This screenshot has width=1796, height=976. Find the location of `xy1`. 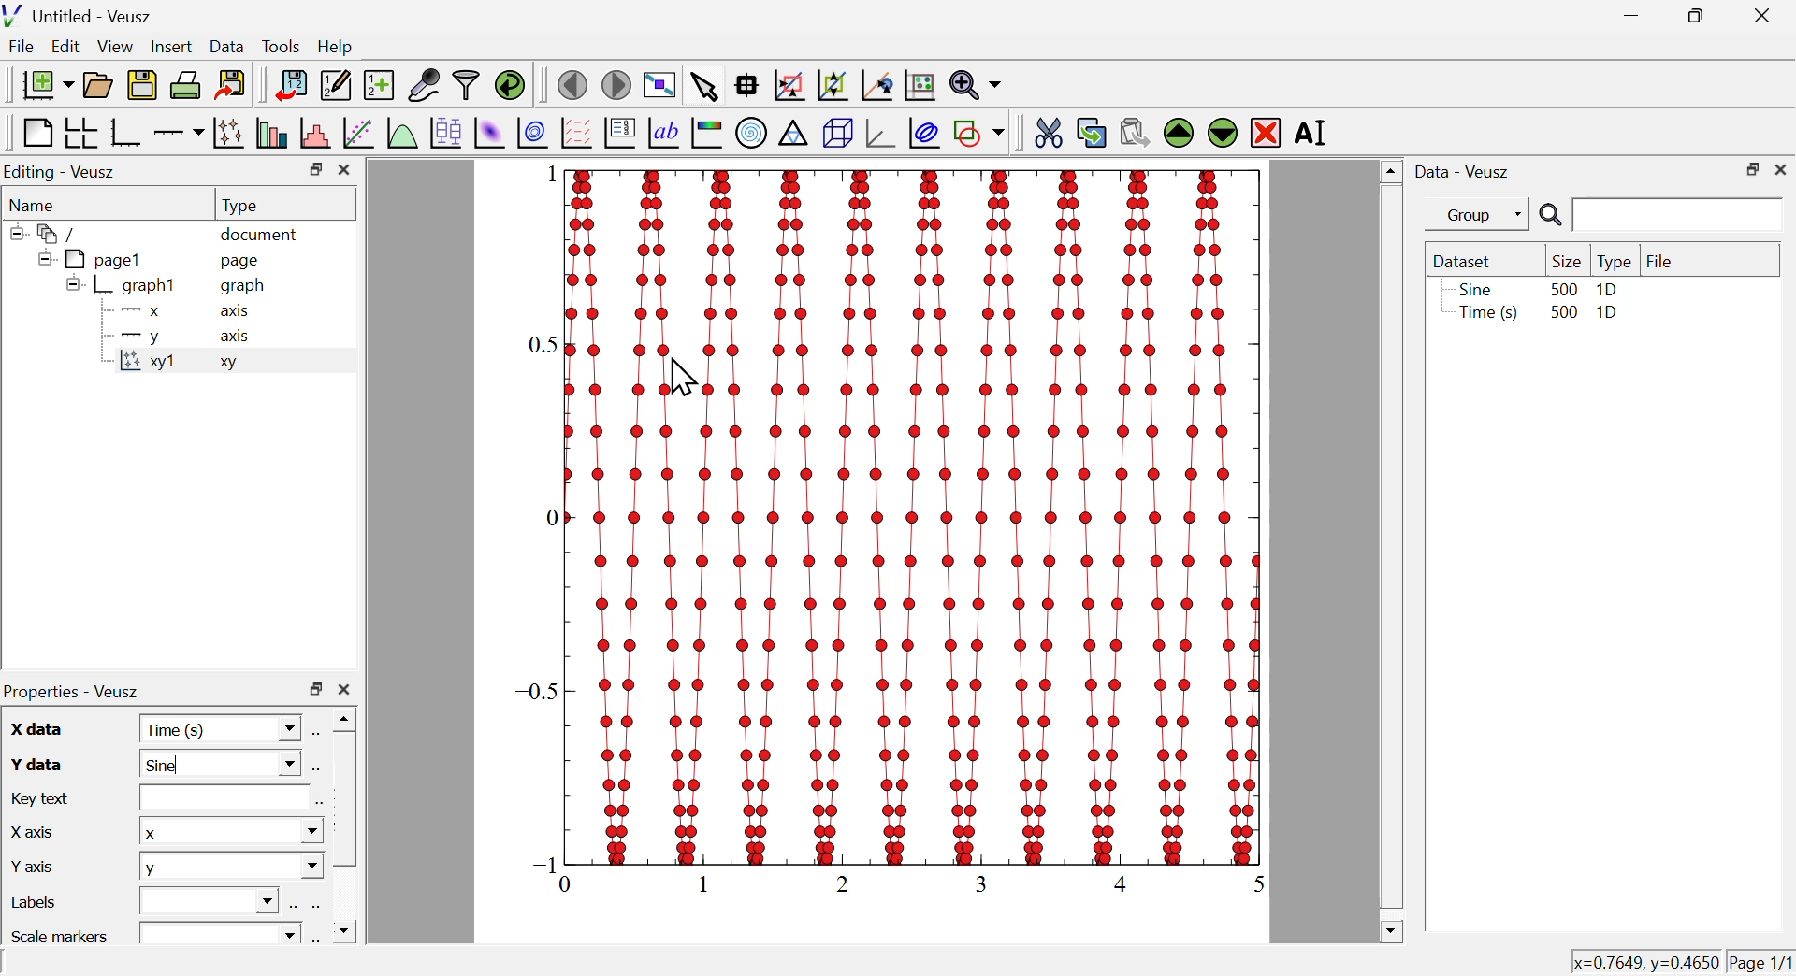

xy1 is located at coordinates (150, 364).